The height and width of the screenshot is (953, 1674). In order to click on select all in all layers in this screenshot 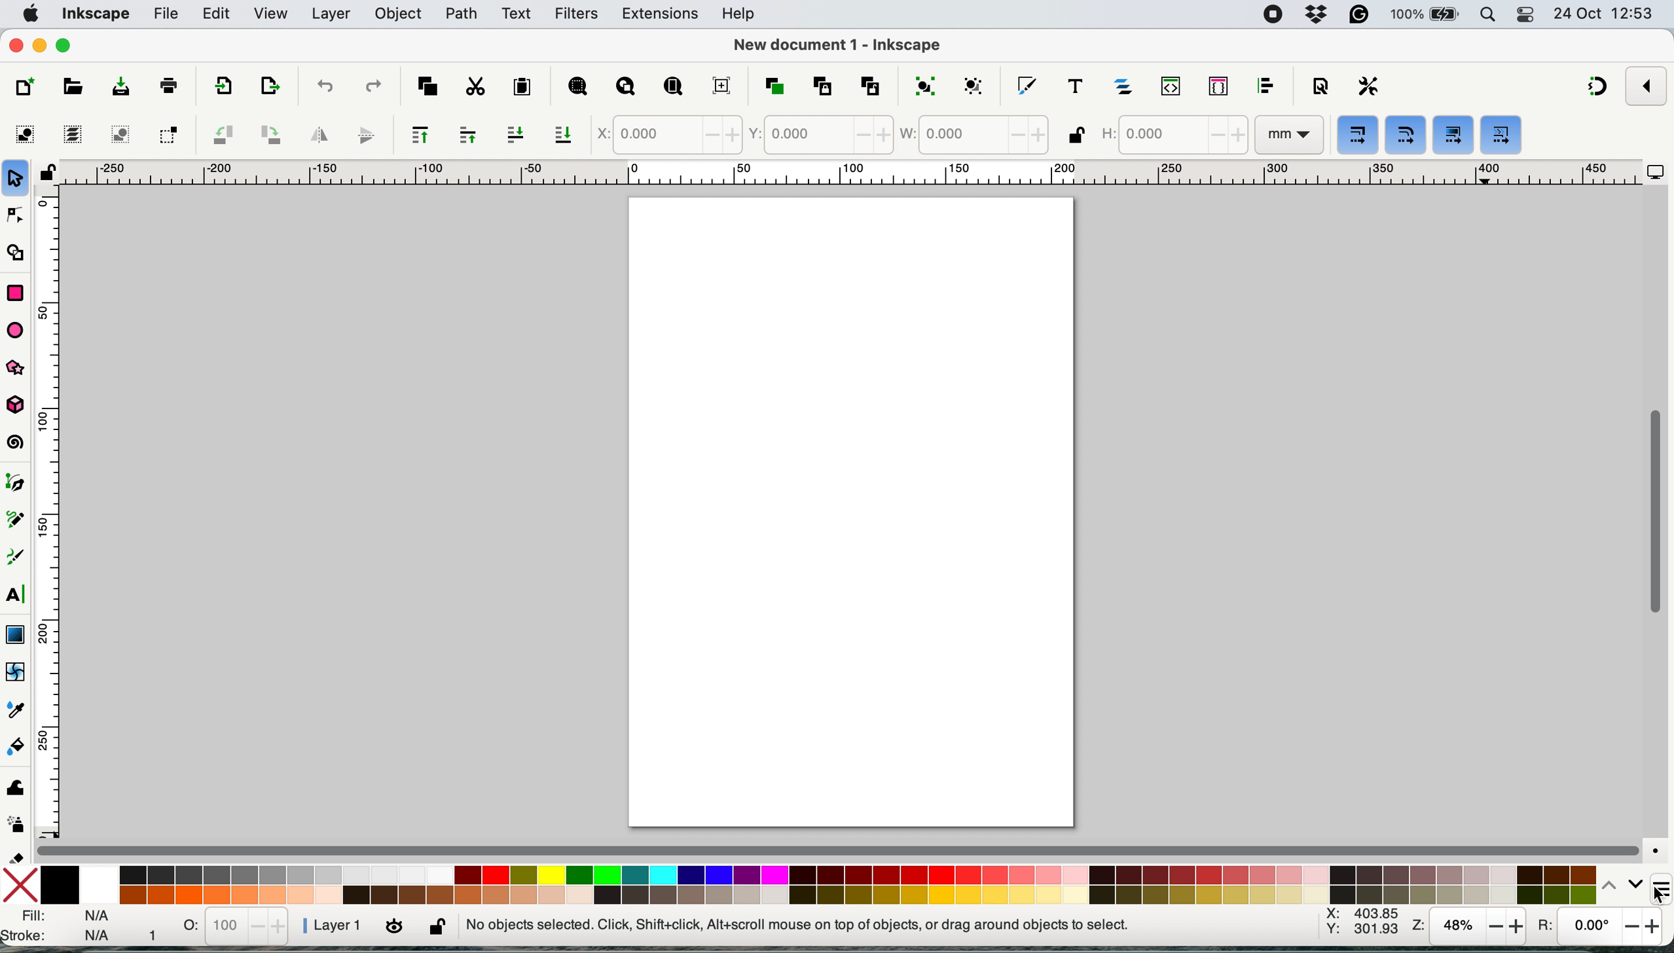, I will do `click(71, 135)`.